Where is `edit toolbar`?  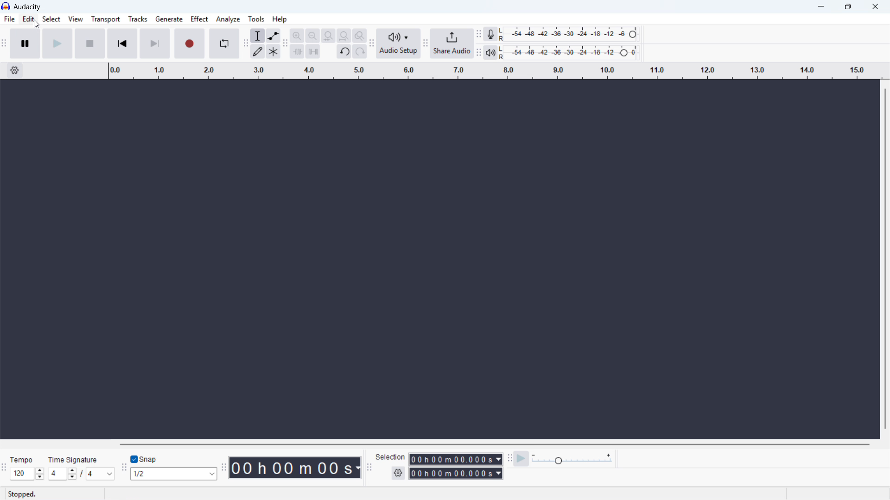
edit toolbar is located at coordinates (286, 44).